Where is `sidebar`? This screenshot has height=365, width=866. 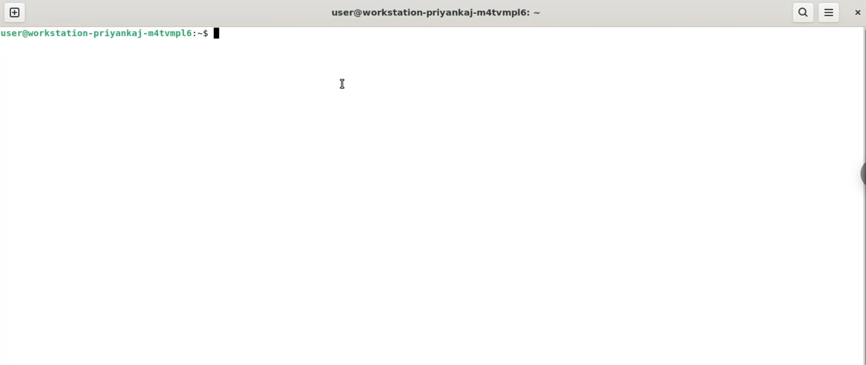 sidebar is located at coordinates (861, 173).